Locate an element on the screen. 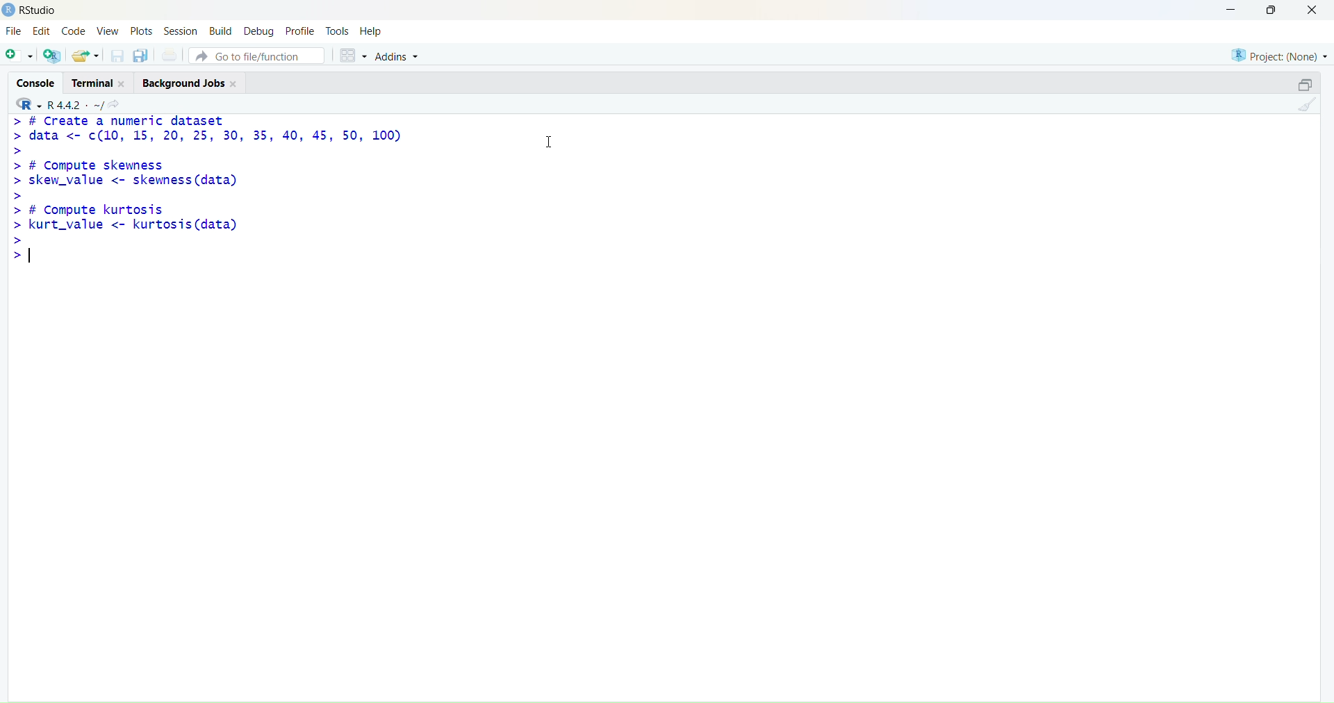  R.4.4.2~/ is located at coordinates (73, 104).